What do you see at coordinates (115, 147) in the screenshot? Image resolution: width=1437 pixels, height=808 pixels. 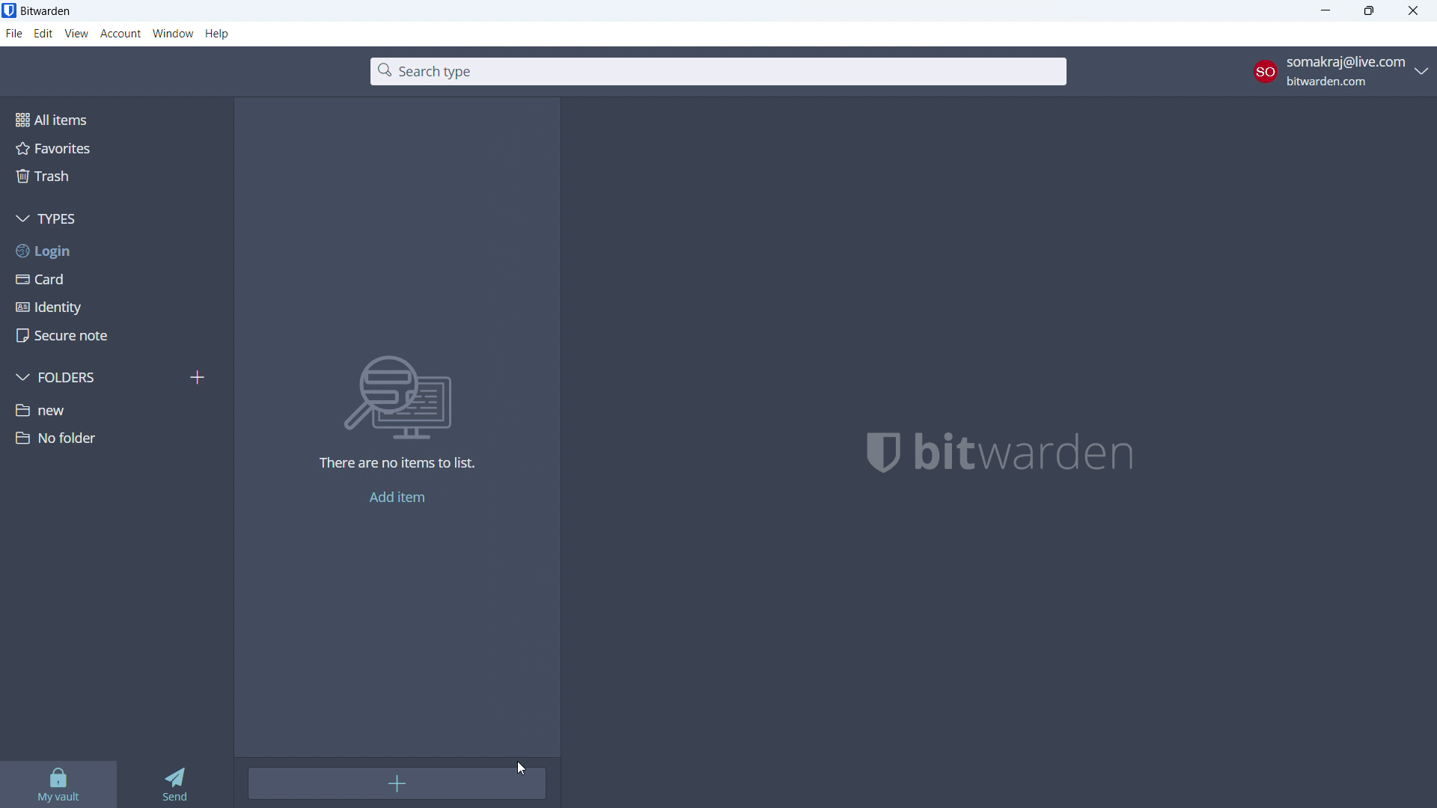 I see `favorites` at bounding box center [115, 147].